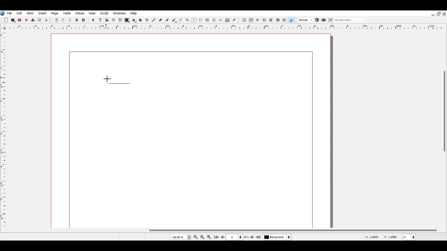 Image resolution: width=447 pixels, height=251 pixels. Describe the element at coordinates (220, 20) in the screenshot. I see `Measurements` at that location.